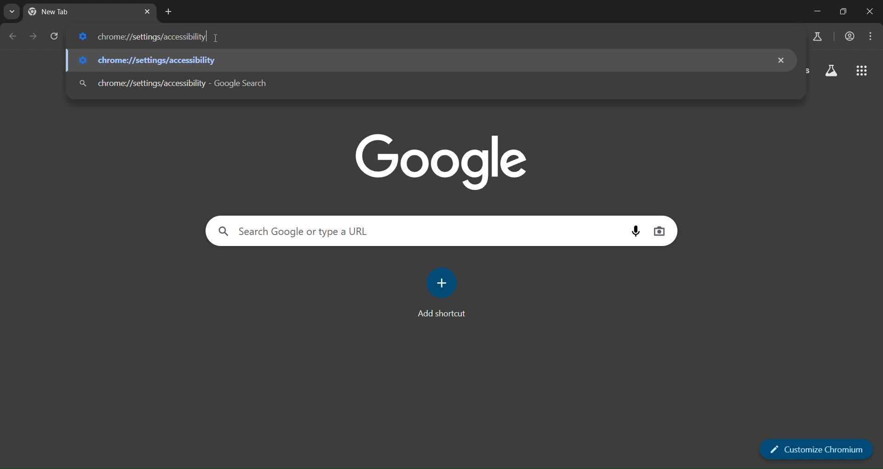 The width and height of the screenshot is (883, 469). Describe the element at coordinates (862, 72) in the screenshot. I see `google apps` at that location.